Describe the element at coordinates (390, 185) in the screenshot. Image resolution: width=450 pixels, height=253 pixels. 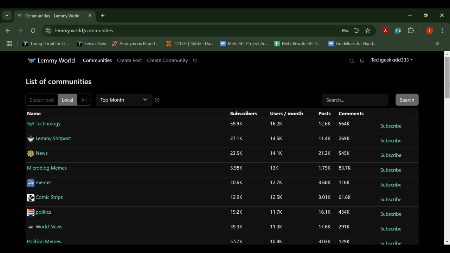
I see `Subscribe` at that location.